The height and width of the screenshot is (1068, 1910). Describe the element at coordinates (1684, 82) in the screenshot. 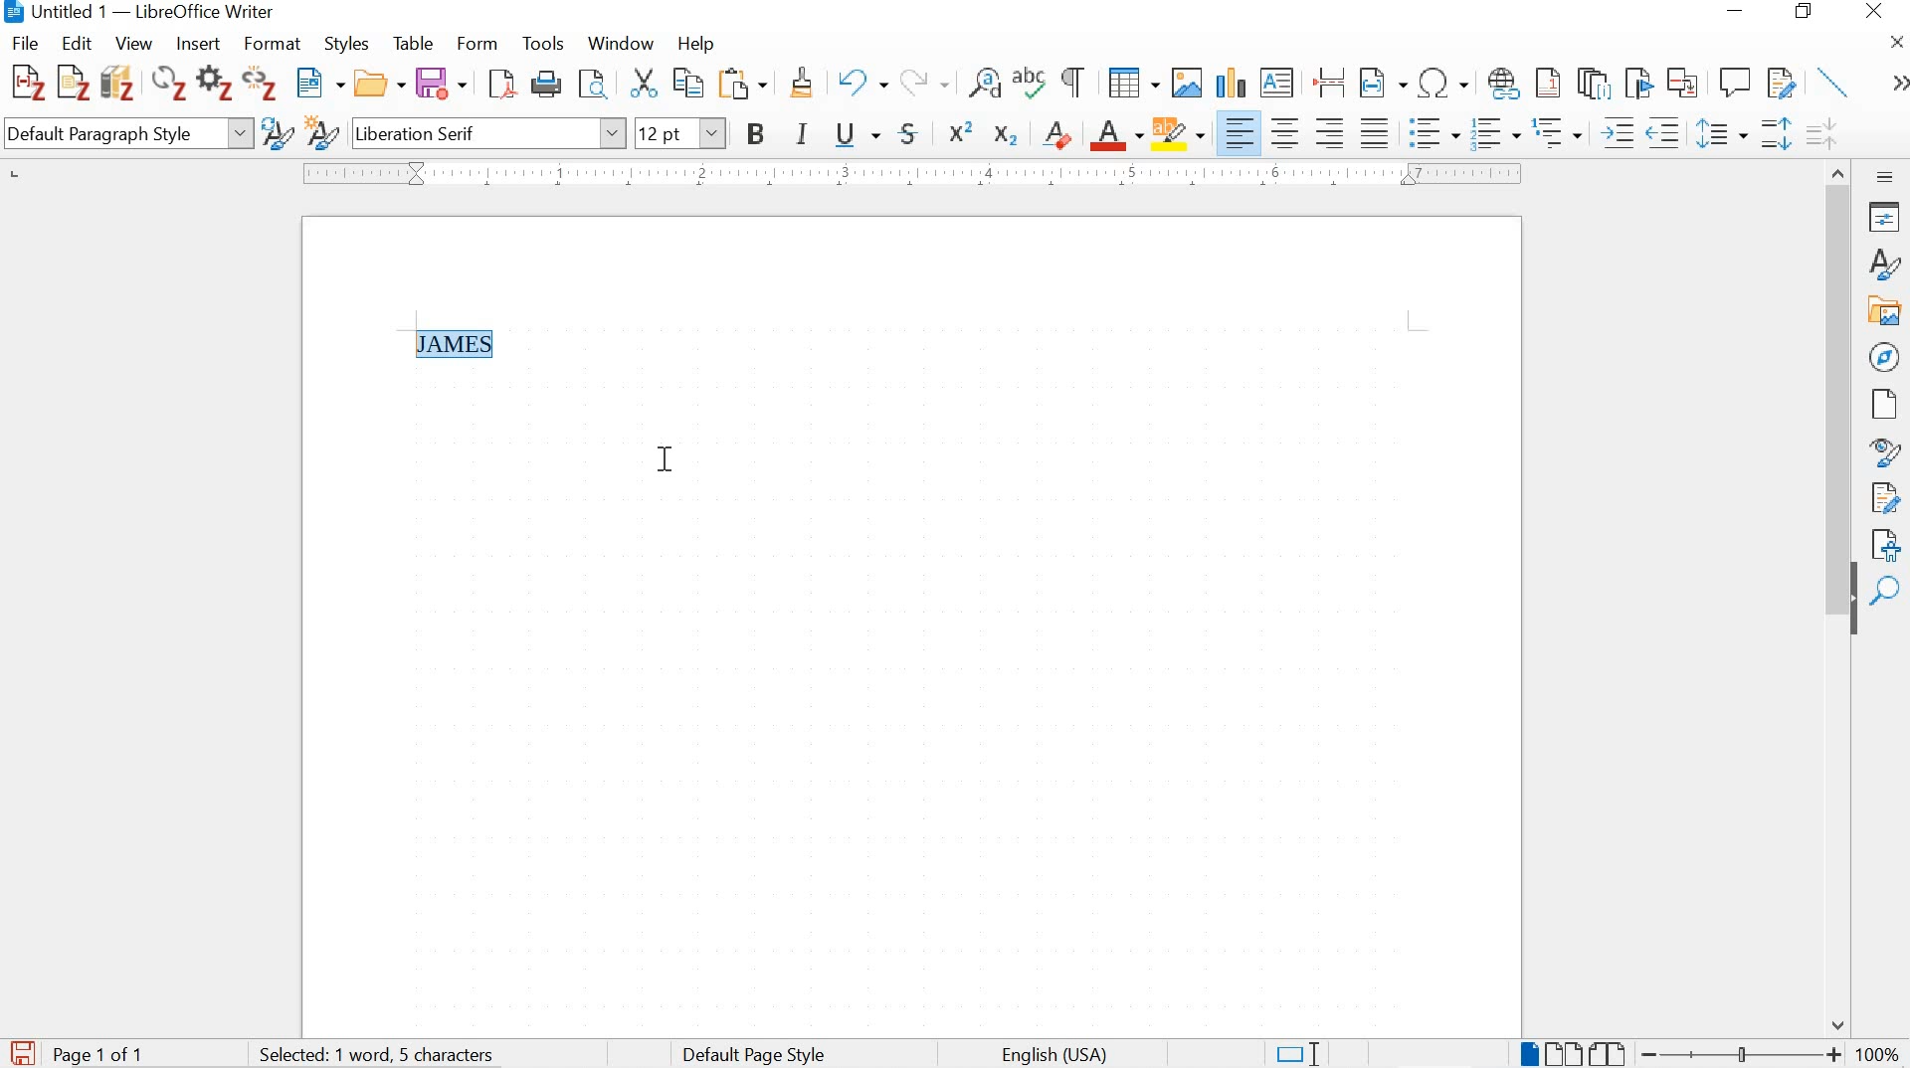

I see `insert cross-reference` at that location.